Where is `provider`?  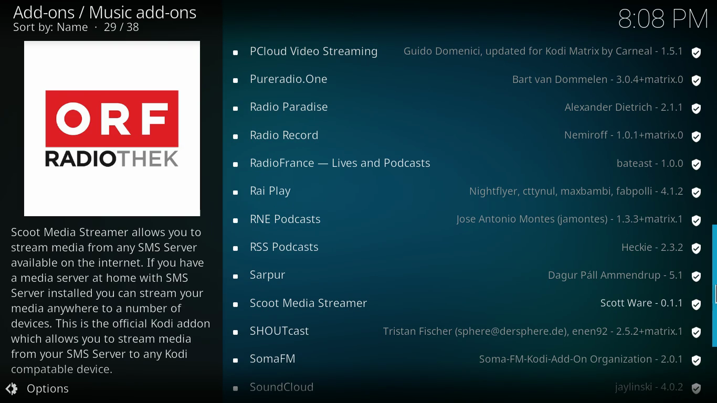 provider is located at coordinates (658, 387).